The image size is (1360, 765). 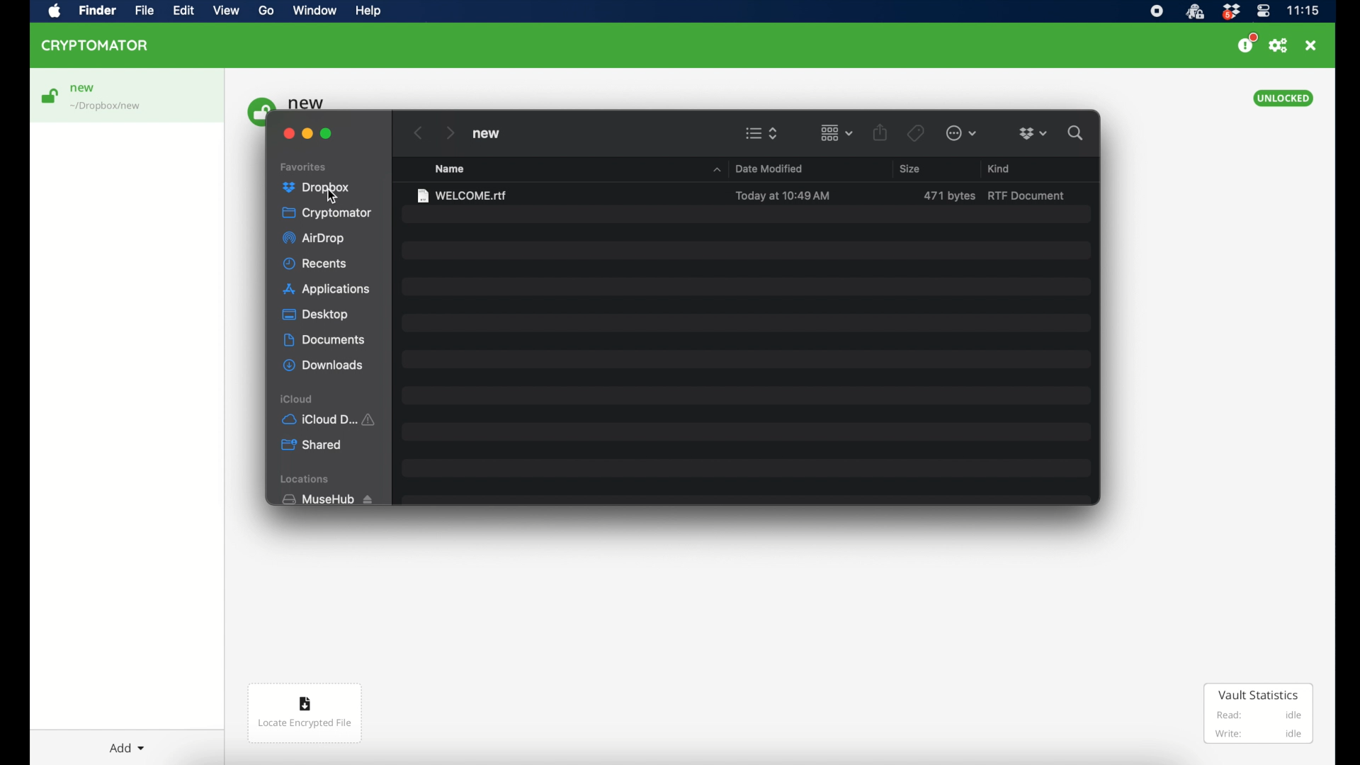 I want to click on add dropdown , so click(x=127, y=748).